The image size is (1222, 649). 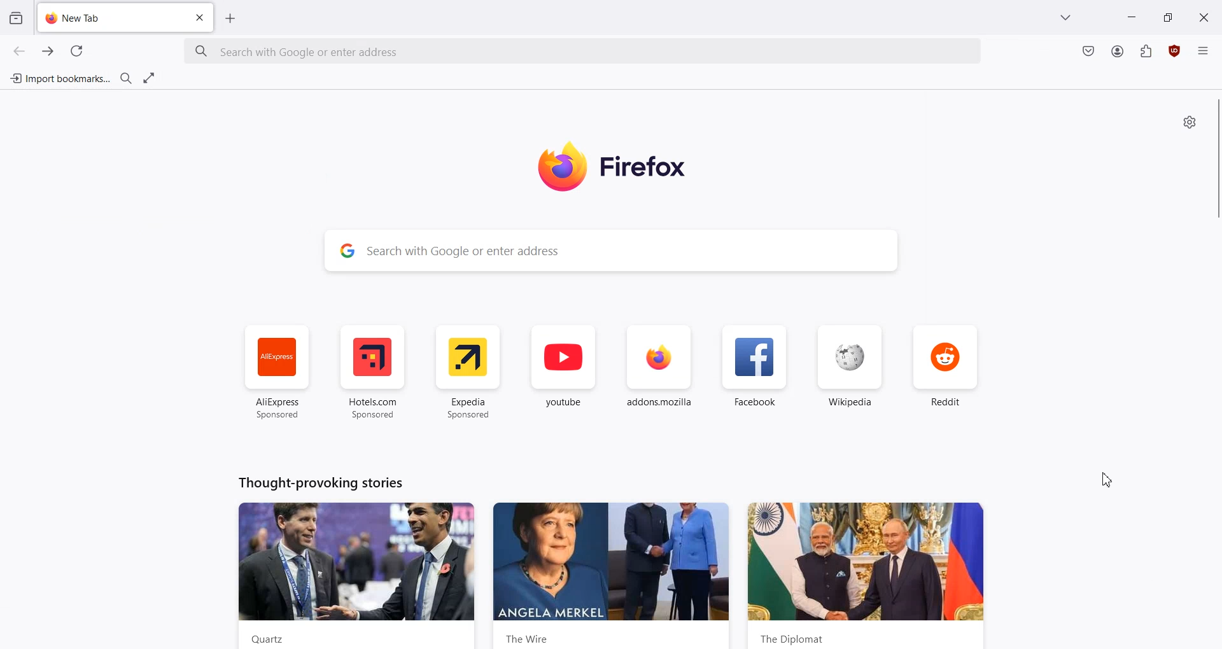 I want to click on Close, so click(x=1204, y=17).